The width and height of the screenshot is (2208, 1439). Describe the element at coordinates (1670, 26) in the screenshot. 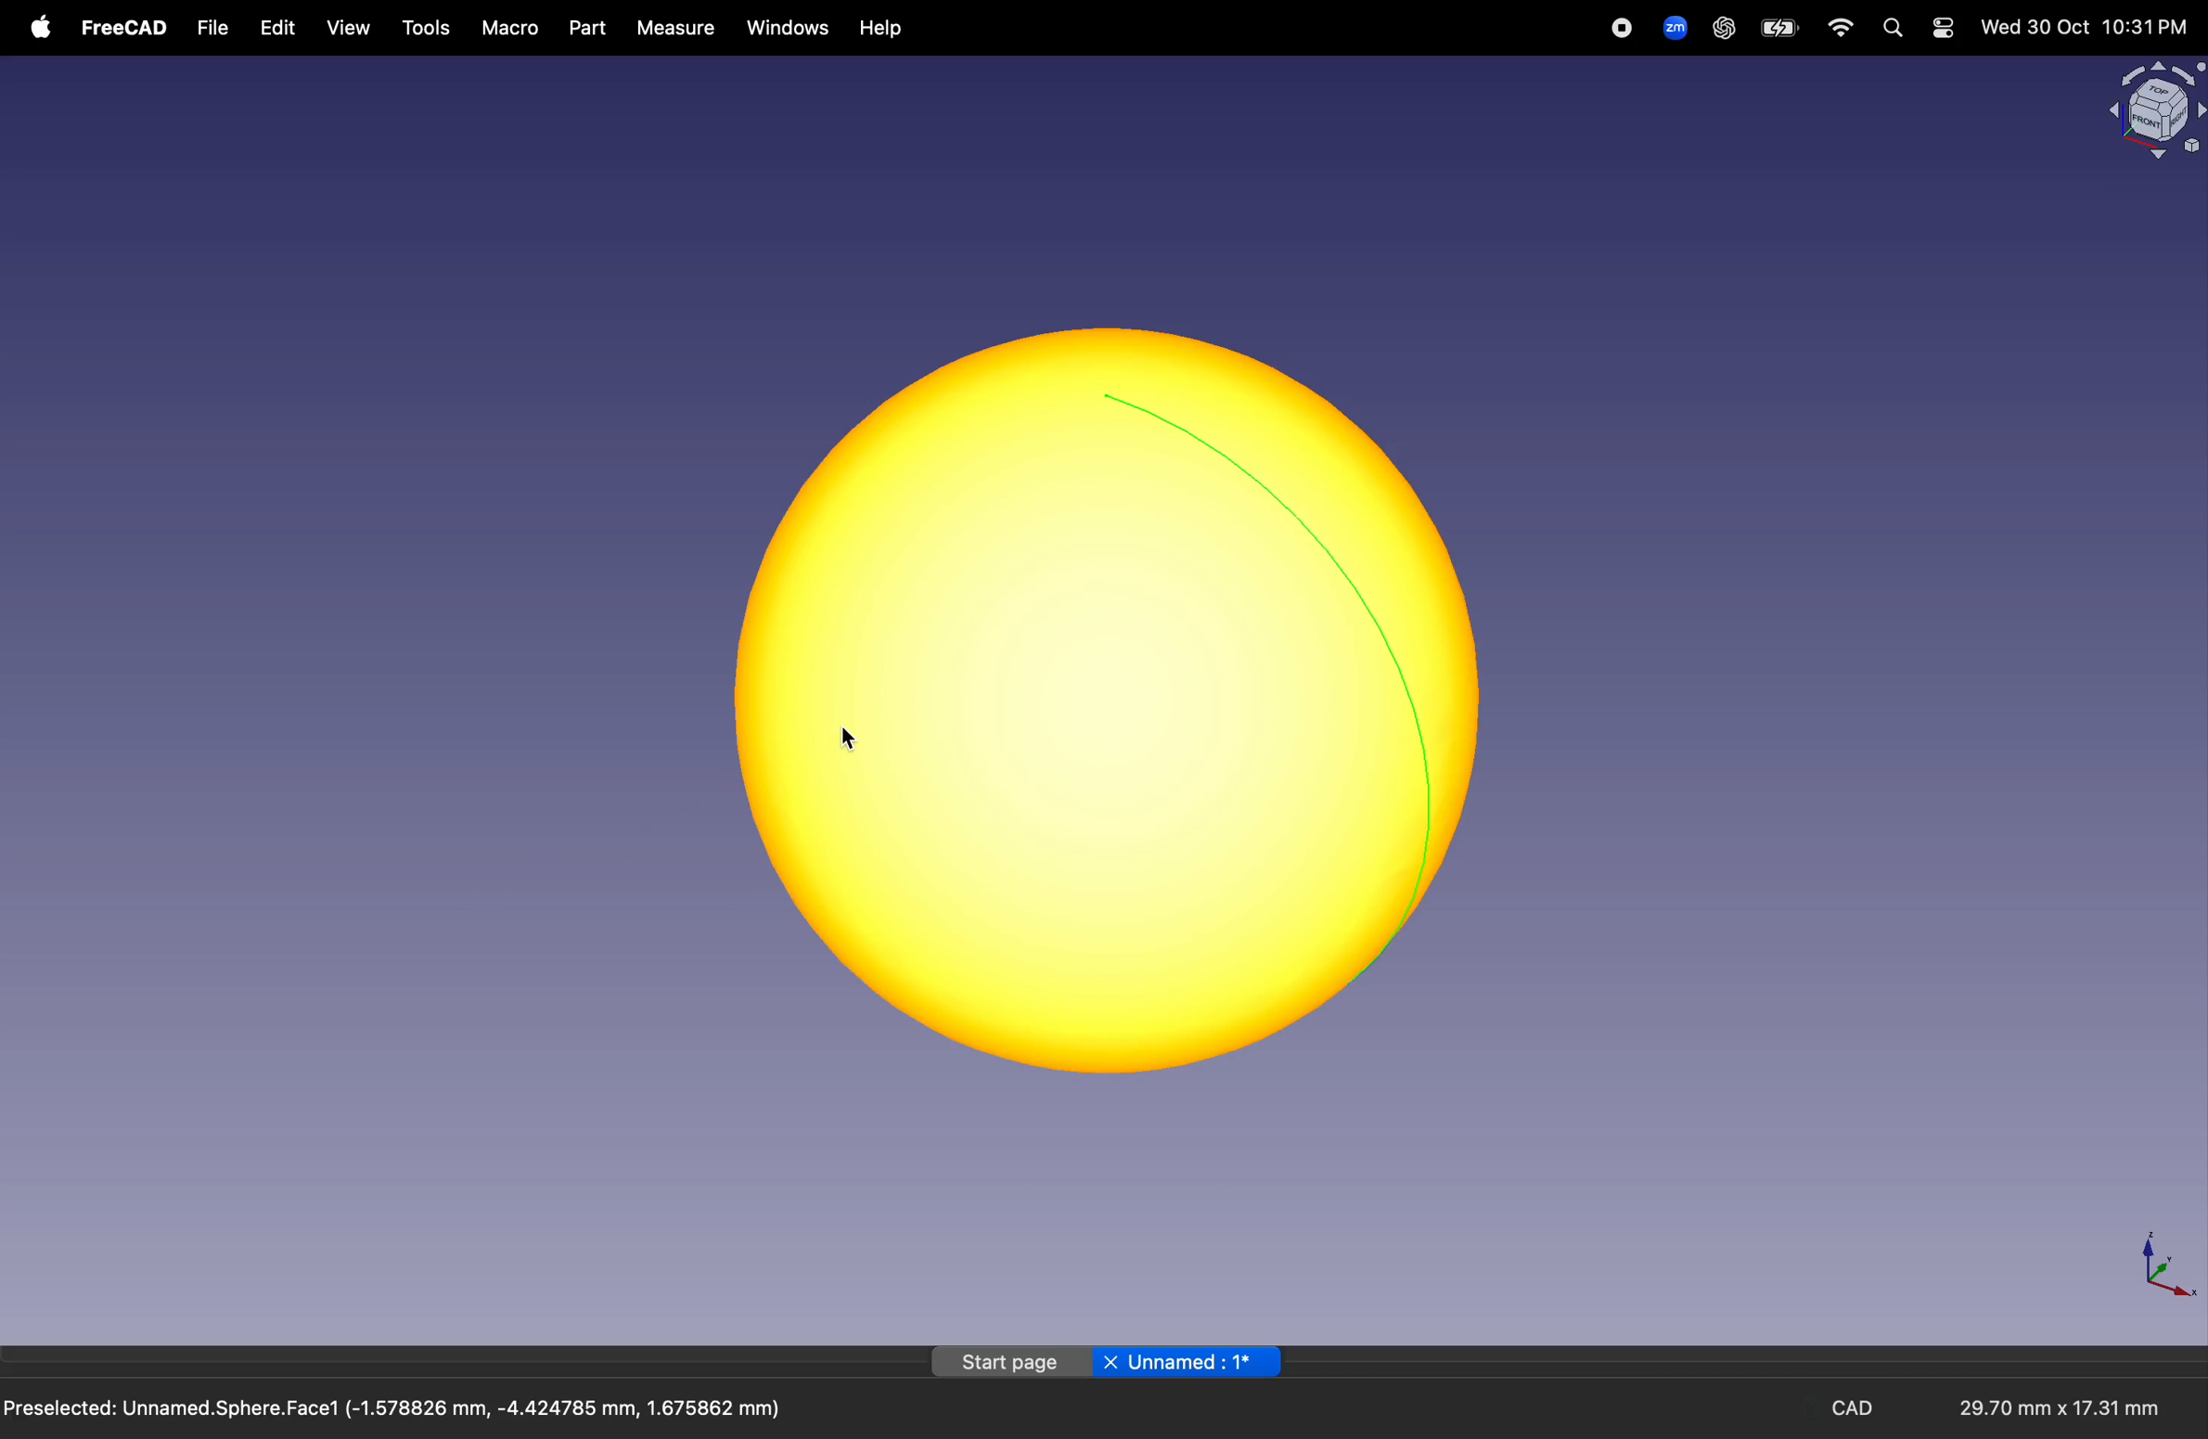

I see `zoom` at that location.